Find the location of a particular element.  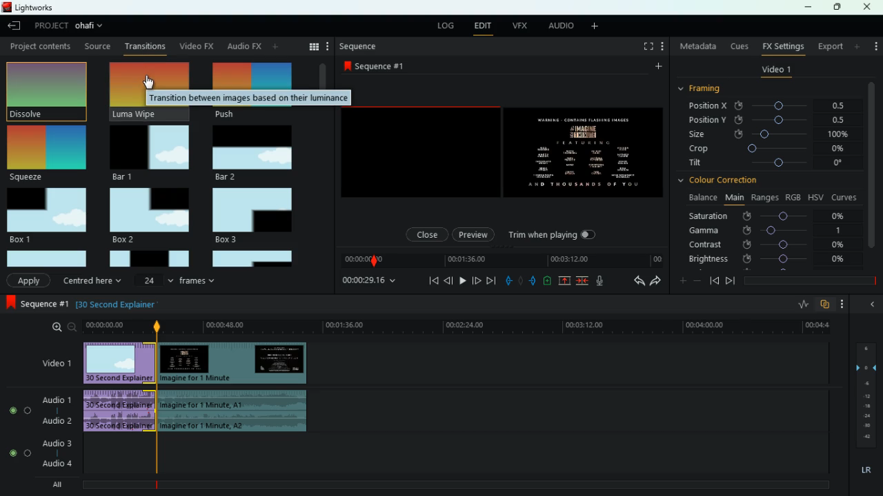

dissolve is located at coordinates (48, 92).